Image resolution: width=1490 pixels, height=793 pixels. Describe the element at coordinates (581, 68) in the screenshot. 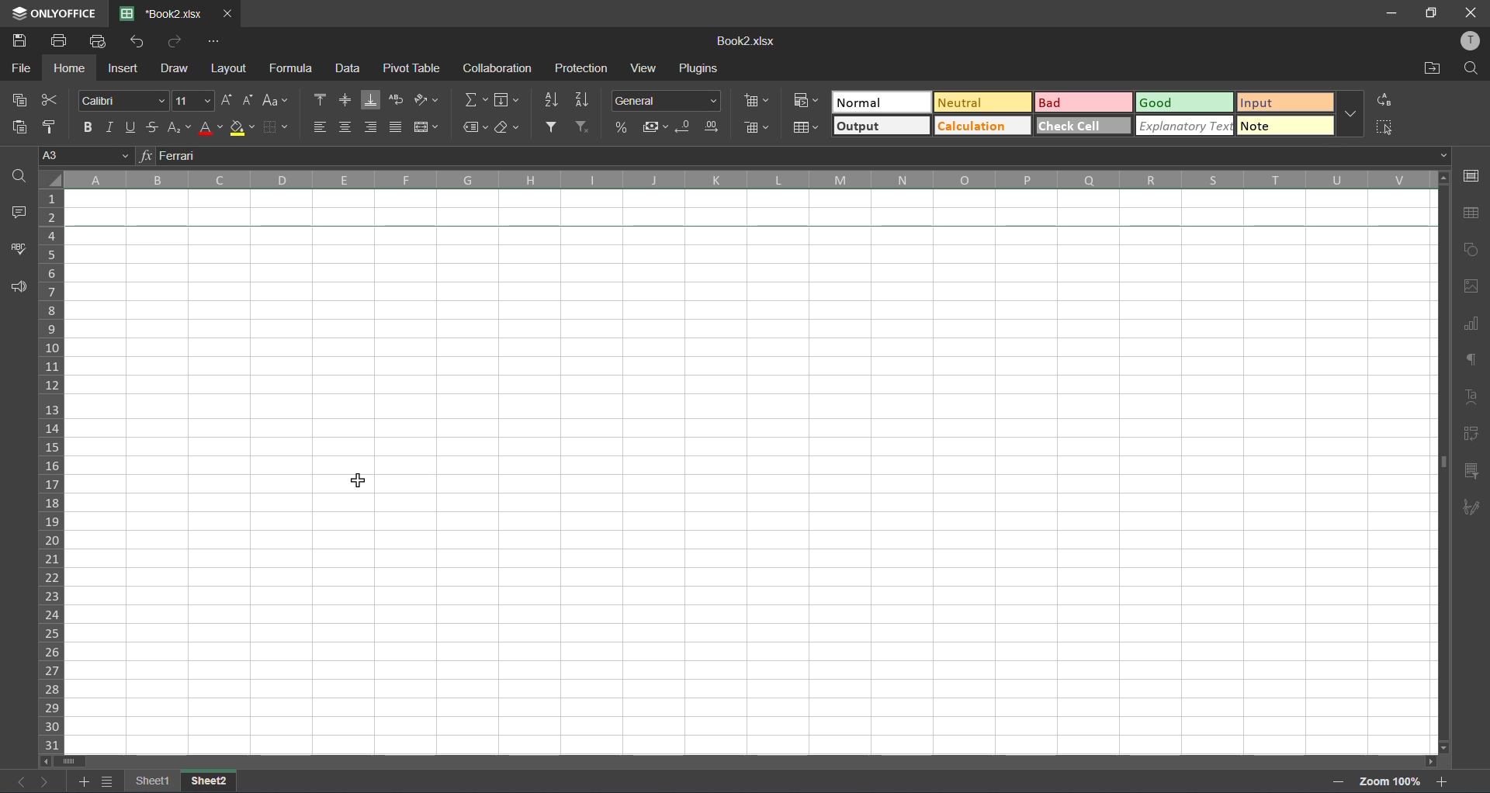

I see `protection` at that location.